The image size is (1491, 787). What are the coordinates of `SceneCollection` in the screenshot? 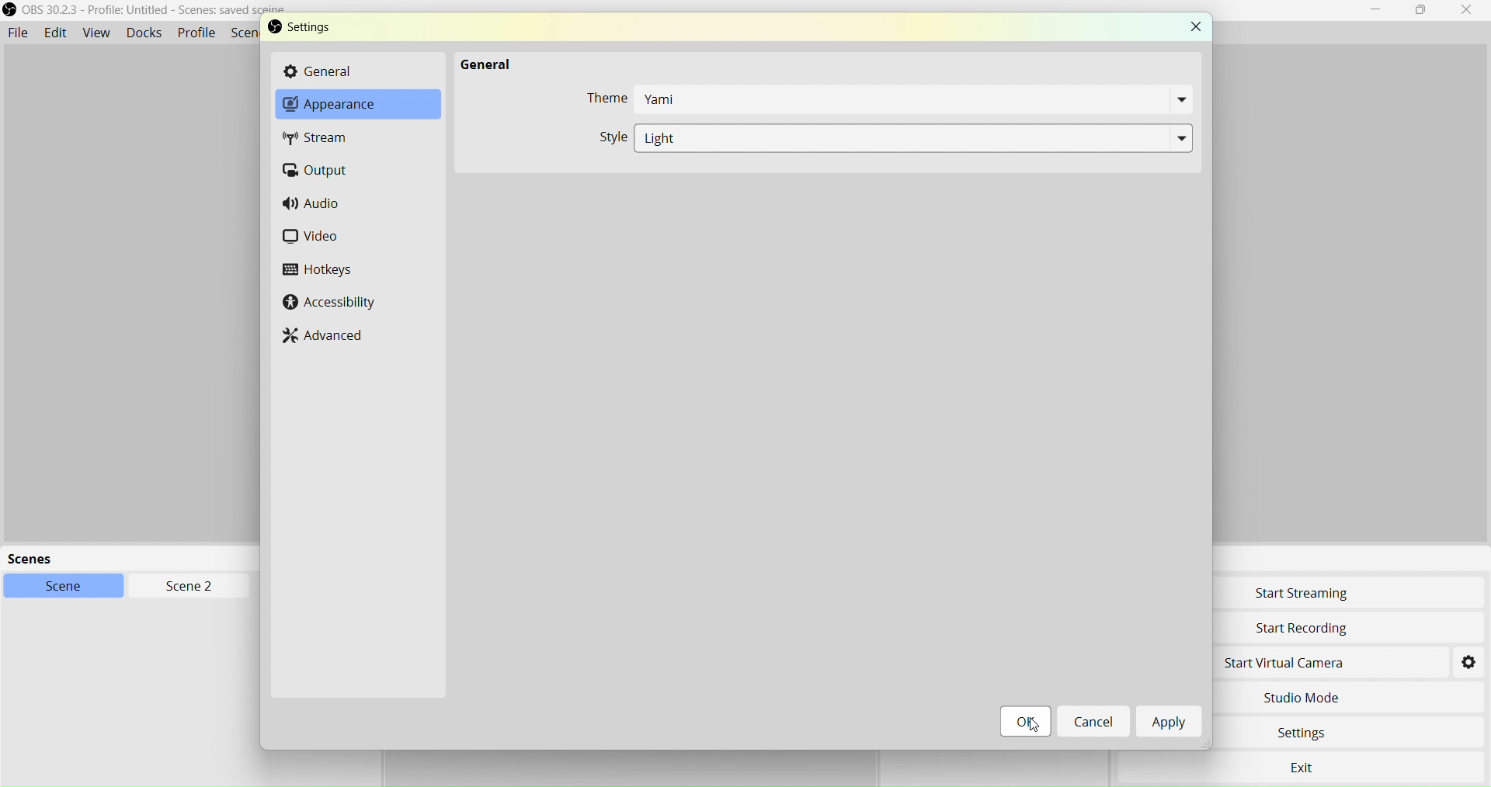 It's located at (247, 35).